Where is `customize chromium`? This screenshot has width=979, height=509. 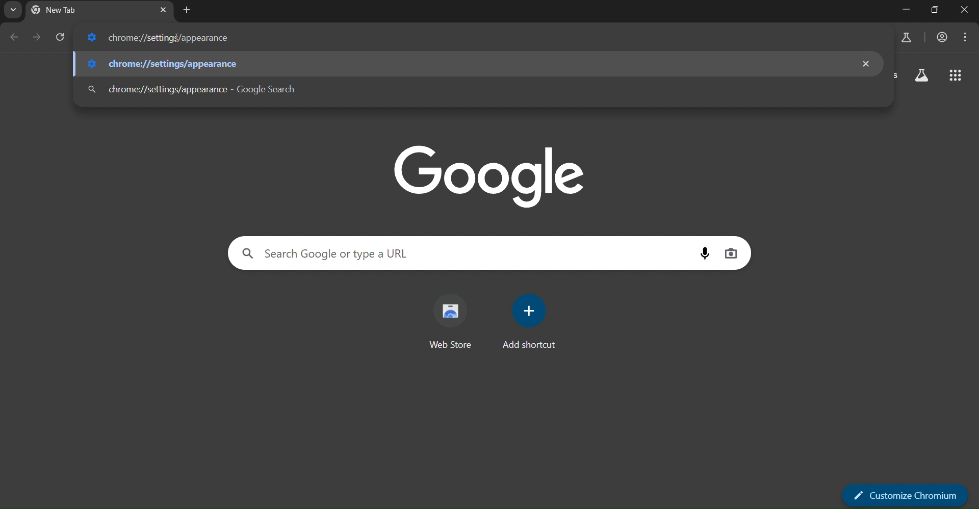
customize chromium is located at coordinates (907, 494).